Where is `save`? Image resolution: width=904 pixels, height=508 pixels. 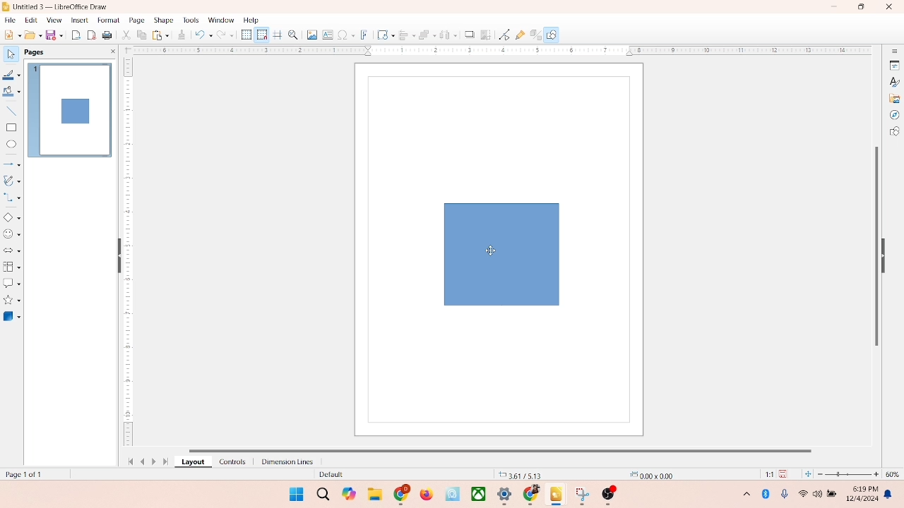 save is located at coordinates (785, 473).